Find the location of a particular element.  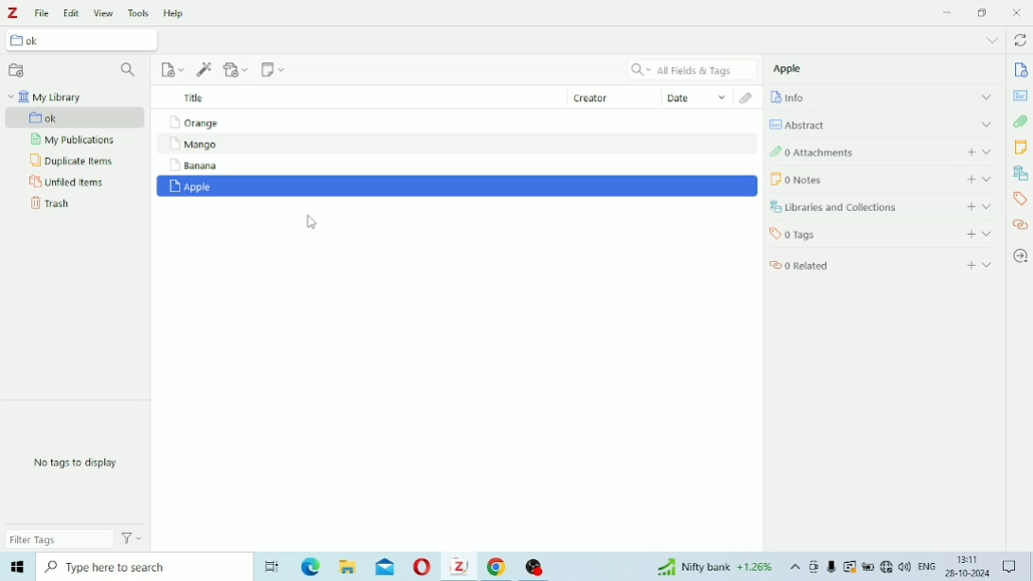

close is located at coordinates (1020, 12).